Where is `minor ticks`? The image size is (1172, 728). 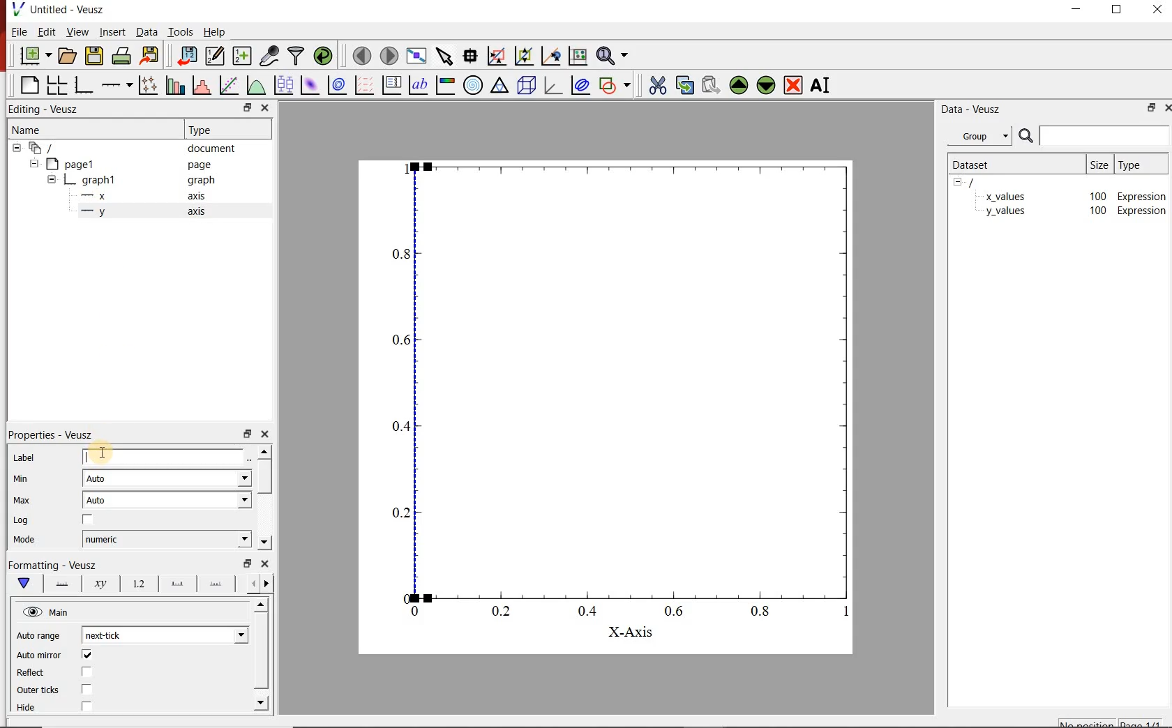 minor ticks is located at coordinates (218, 584).